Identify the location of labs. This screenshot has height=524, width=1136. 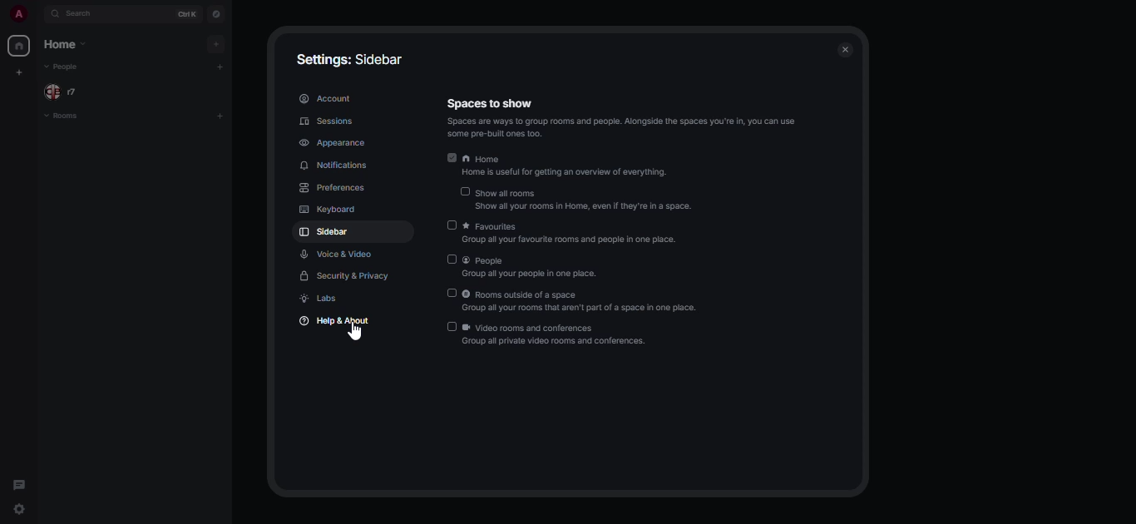
(317, 299).